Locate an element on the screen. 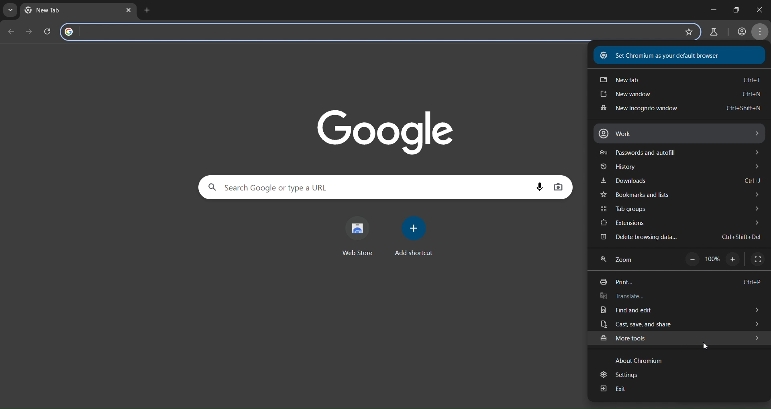  passwords and autofill is located at coordinates (676, 152).